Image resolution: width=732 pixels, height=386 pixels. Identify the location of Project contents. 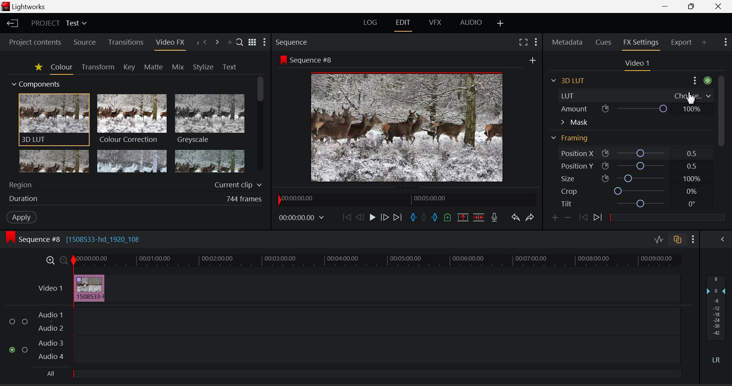
(35, 43).